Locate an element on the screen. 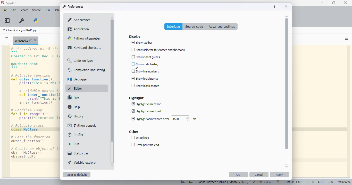  cancel is located at coordinates (259, 174).